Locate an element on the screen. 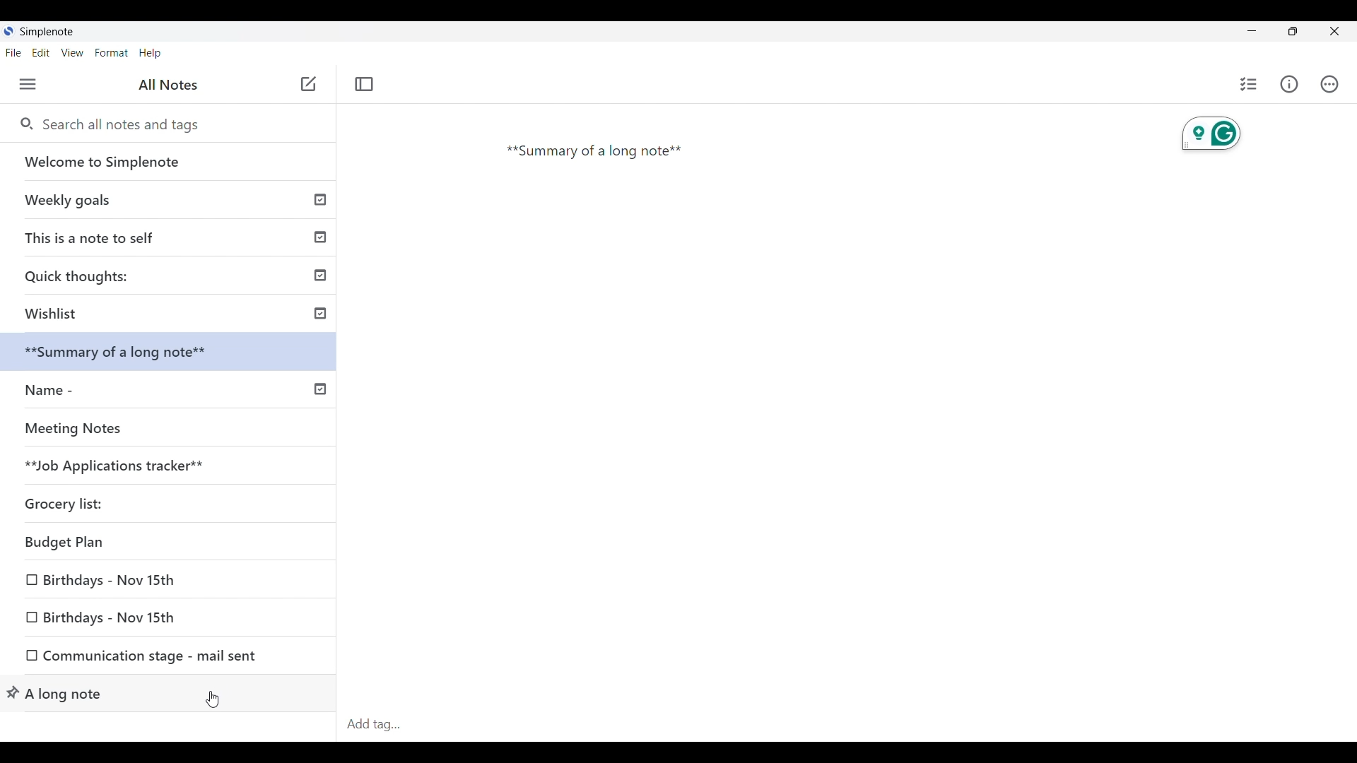 The image size is (1357, 763). Edit is located at coordinates (41, 53).